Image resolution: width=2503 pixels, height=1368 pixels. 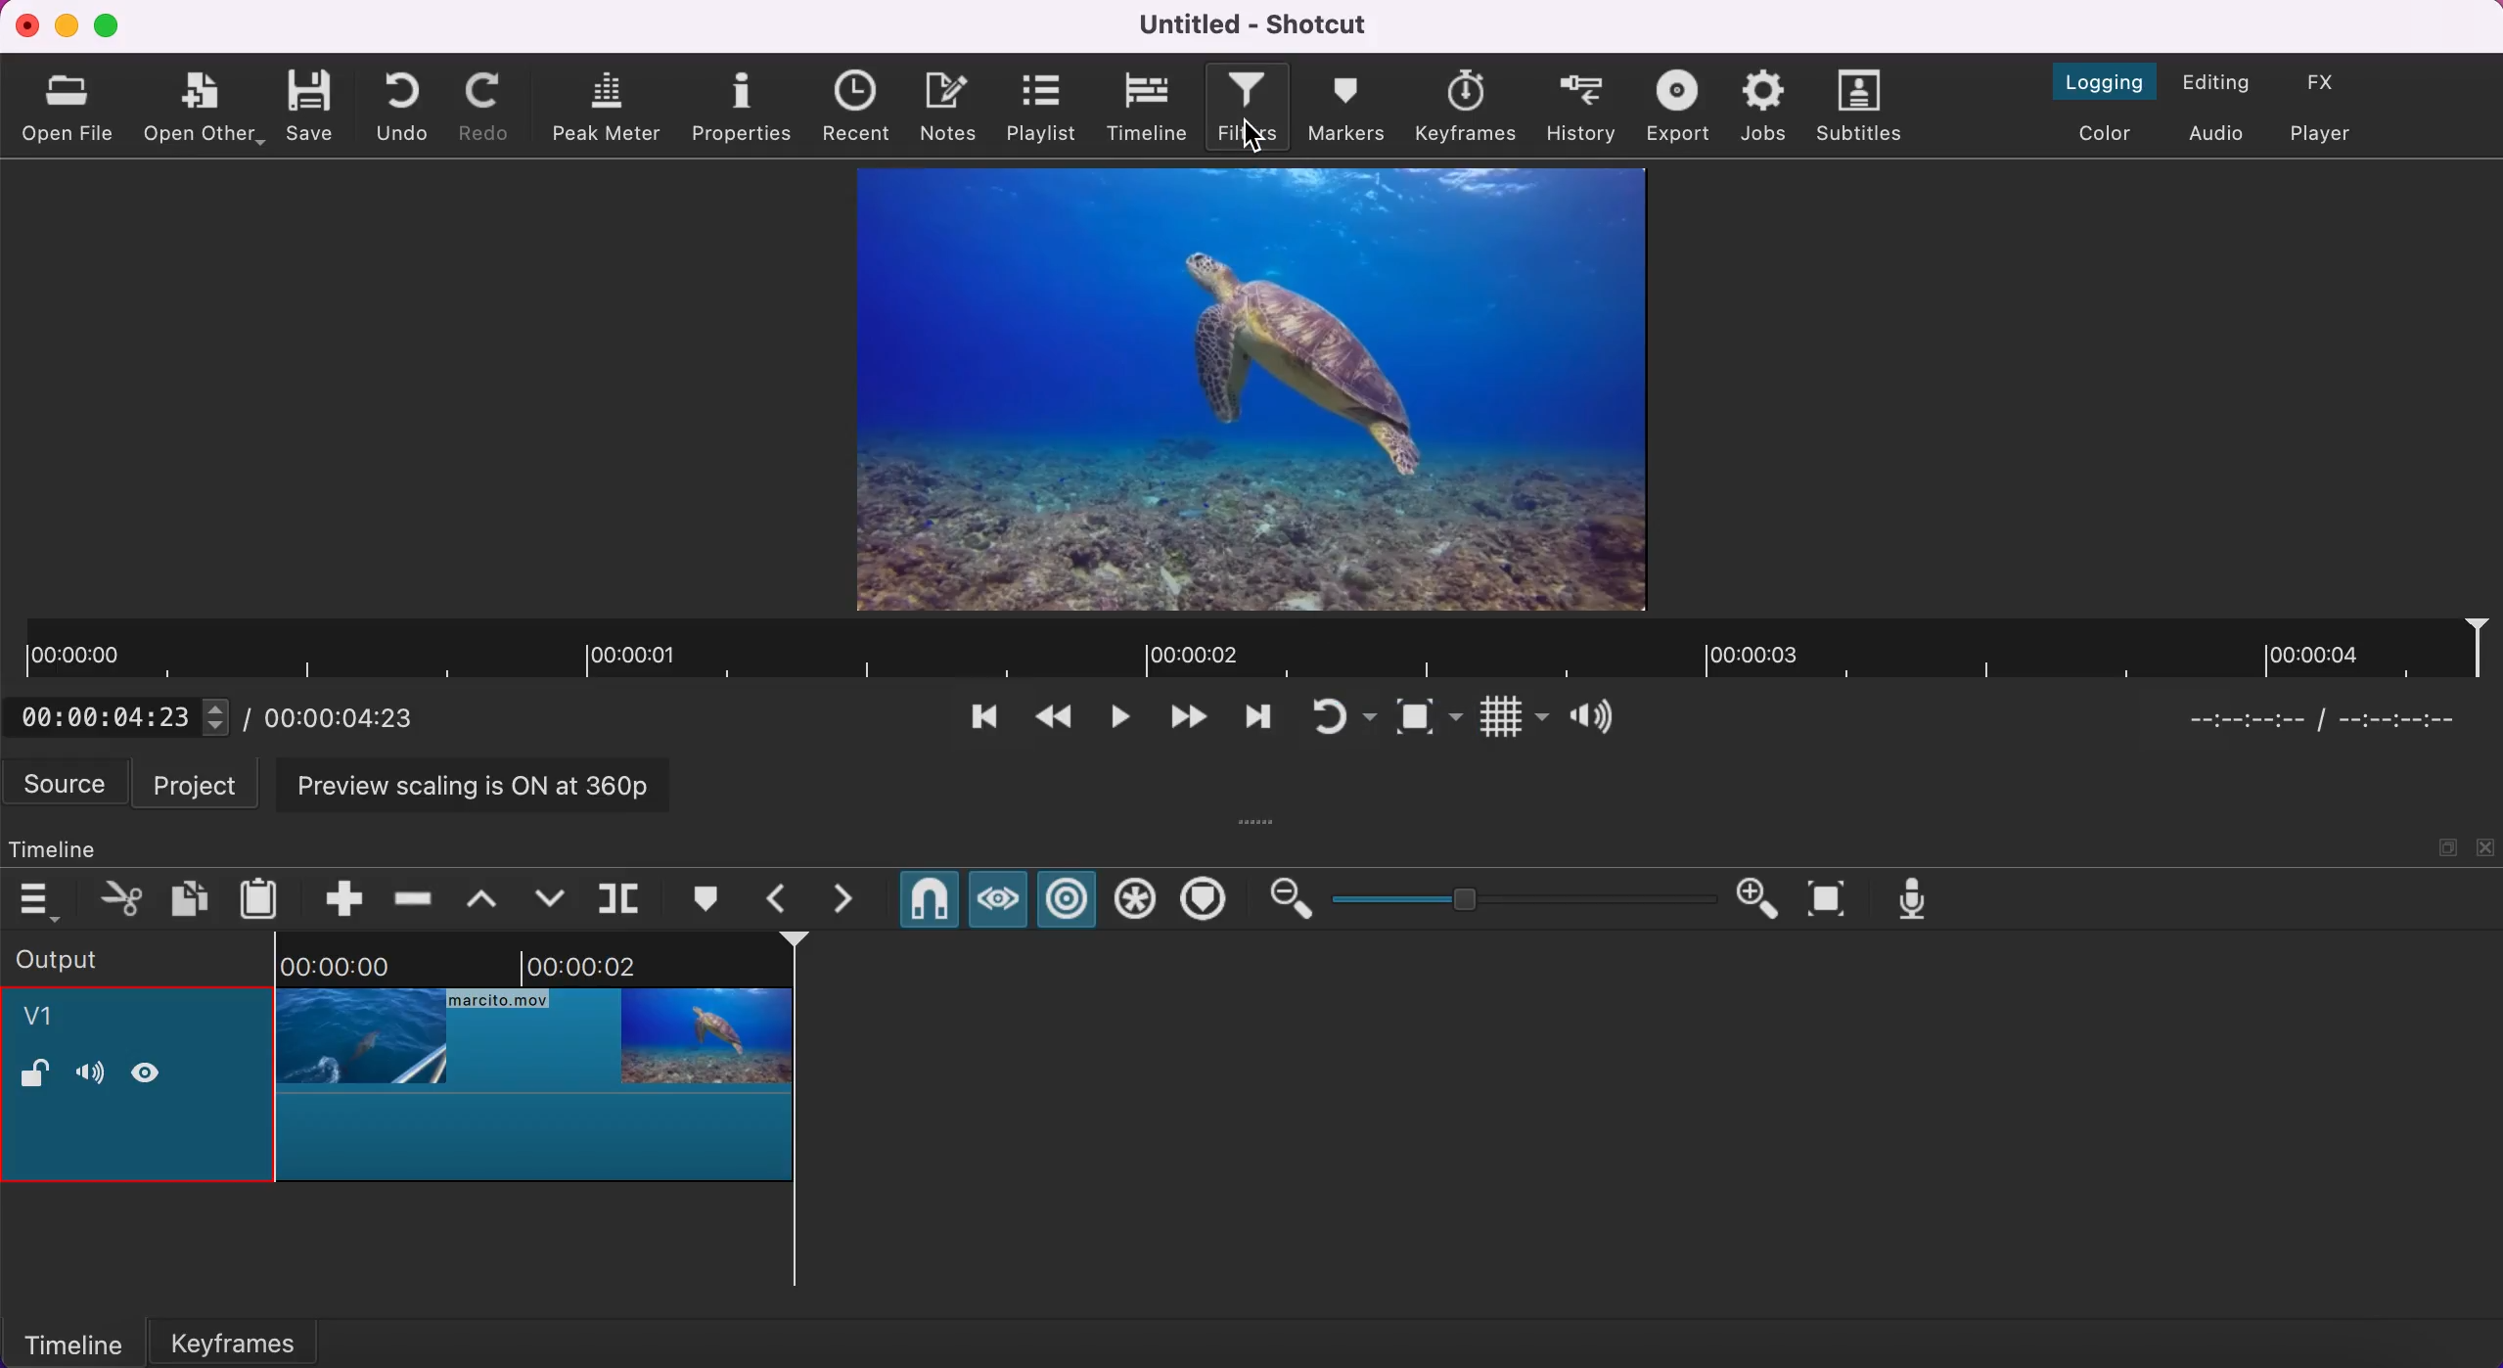 What do you see at coordinates (72, 106) in the screenshot?
I see `open file` at bounding box center [72, 106].